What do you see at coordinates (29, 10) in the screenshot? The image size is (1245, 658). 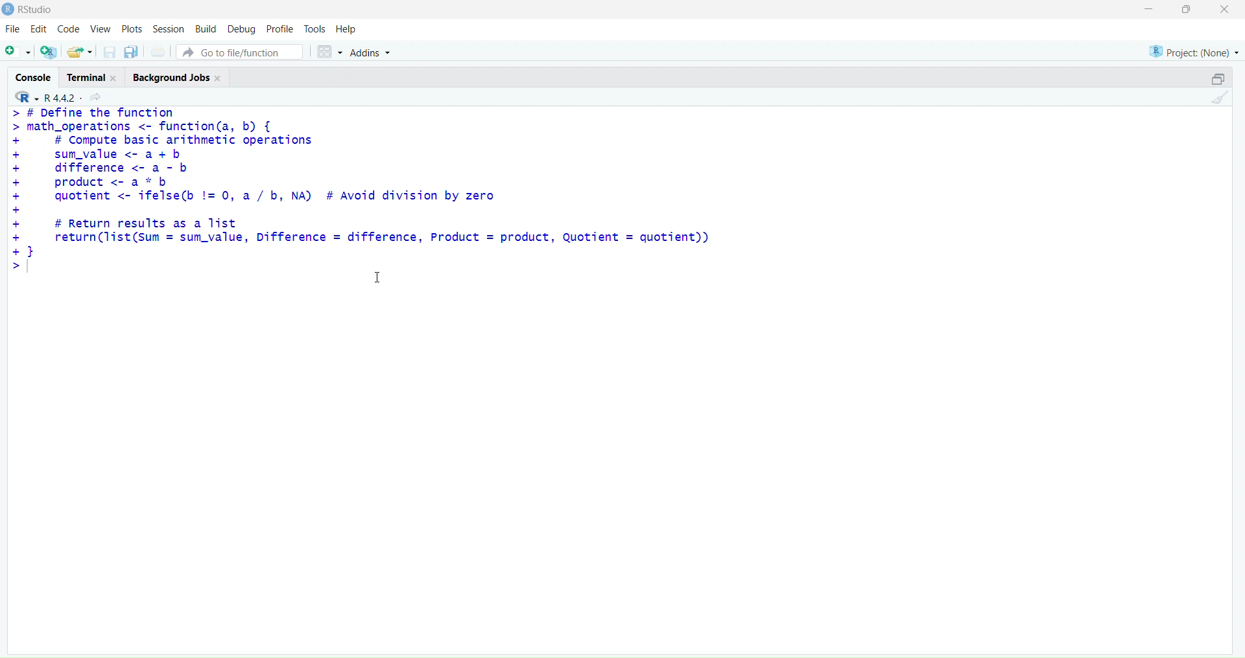 I see `RStudio` at bounding box center [29, 10].